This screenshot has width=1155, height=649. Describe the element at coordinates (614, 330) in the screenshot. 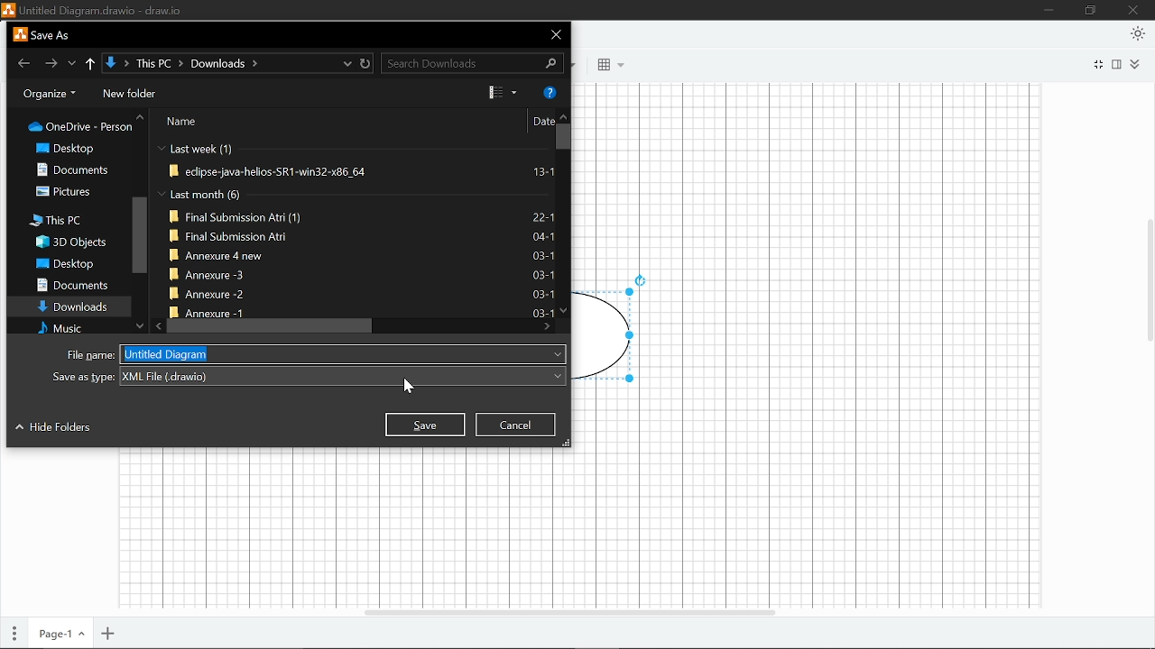

I see `Shape drawn` at that location.